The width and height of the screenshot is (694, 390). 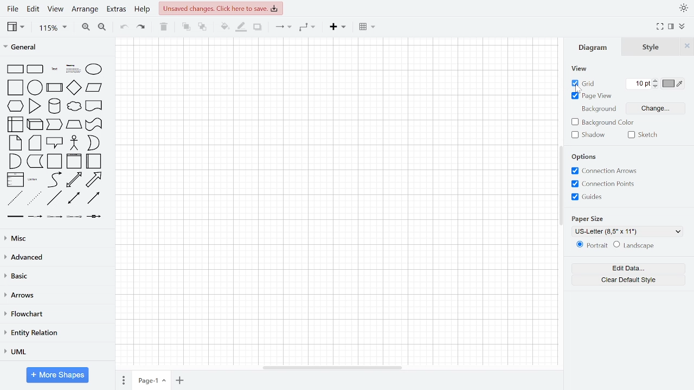 I want to click on rectangle, so click(x=16, y=69).